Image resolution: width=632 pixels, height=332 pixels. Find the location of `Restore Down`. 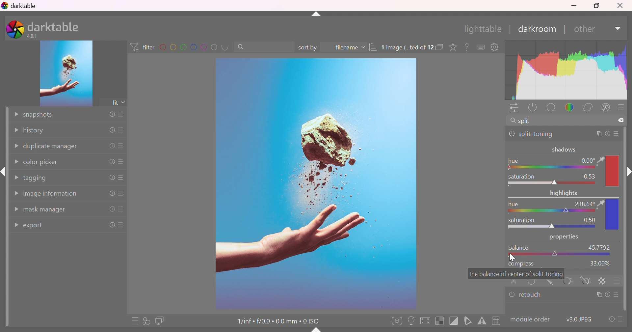

Restore Down is located at coordinates (598, 6).